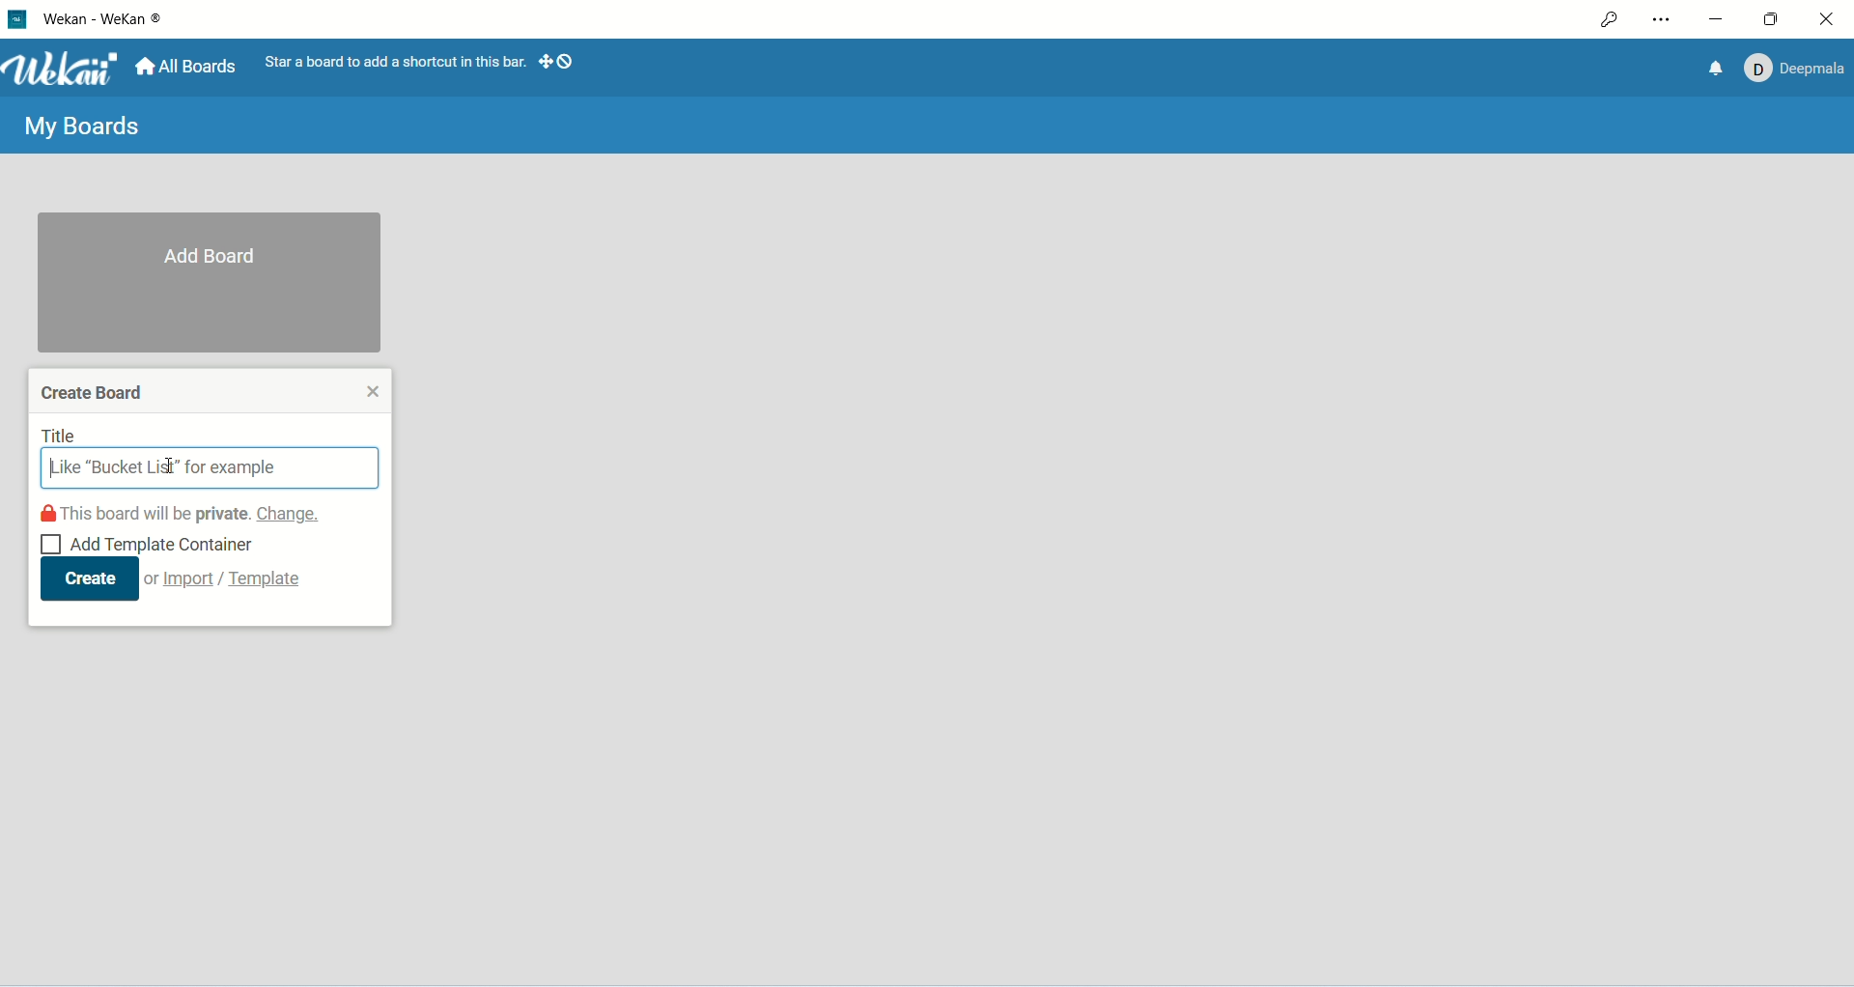 This screenshot has height=987, width=1854. I want to click on title, so click(68, 437).